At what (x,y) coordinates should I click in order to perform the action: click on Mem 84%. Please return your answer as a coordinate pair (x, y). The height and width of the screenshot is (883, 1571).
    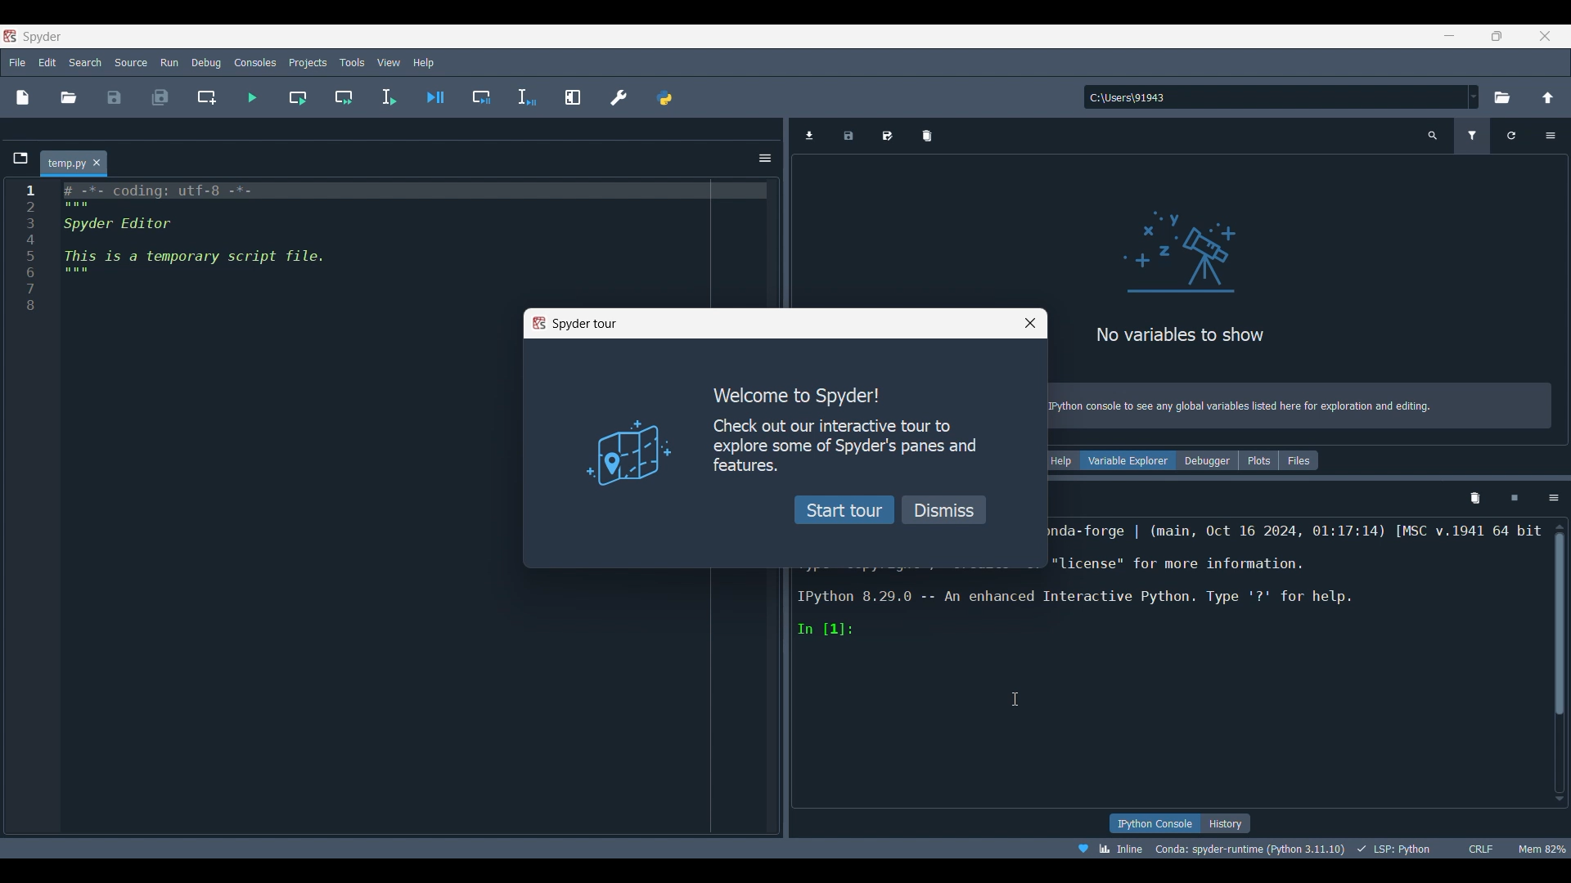
    Looking at the image, I should click on (1539, 849).